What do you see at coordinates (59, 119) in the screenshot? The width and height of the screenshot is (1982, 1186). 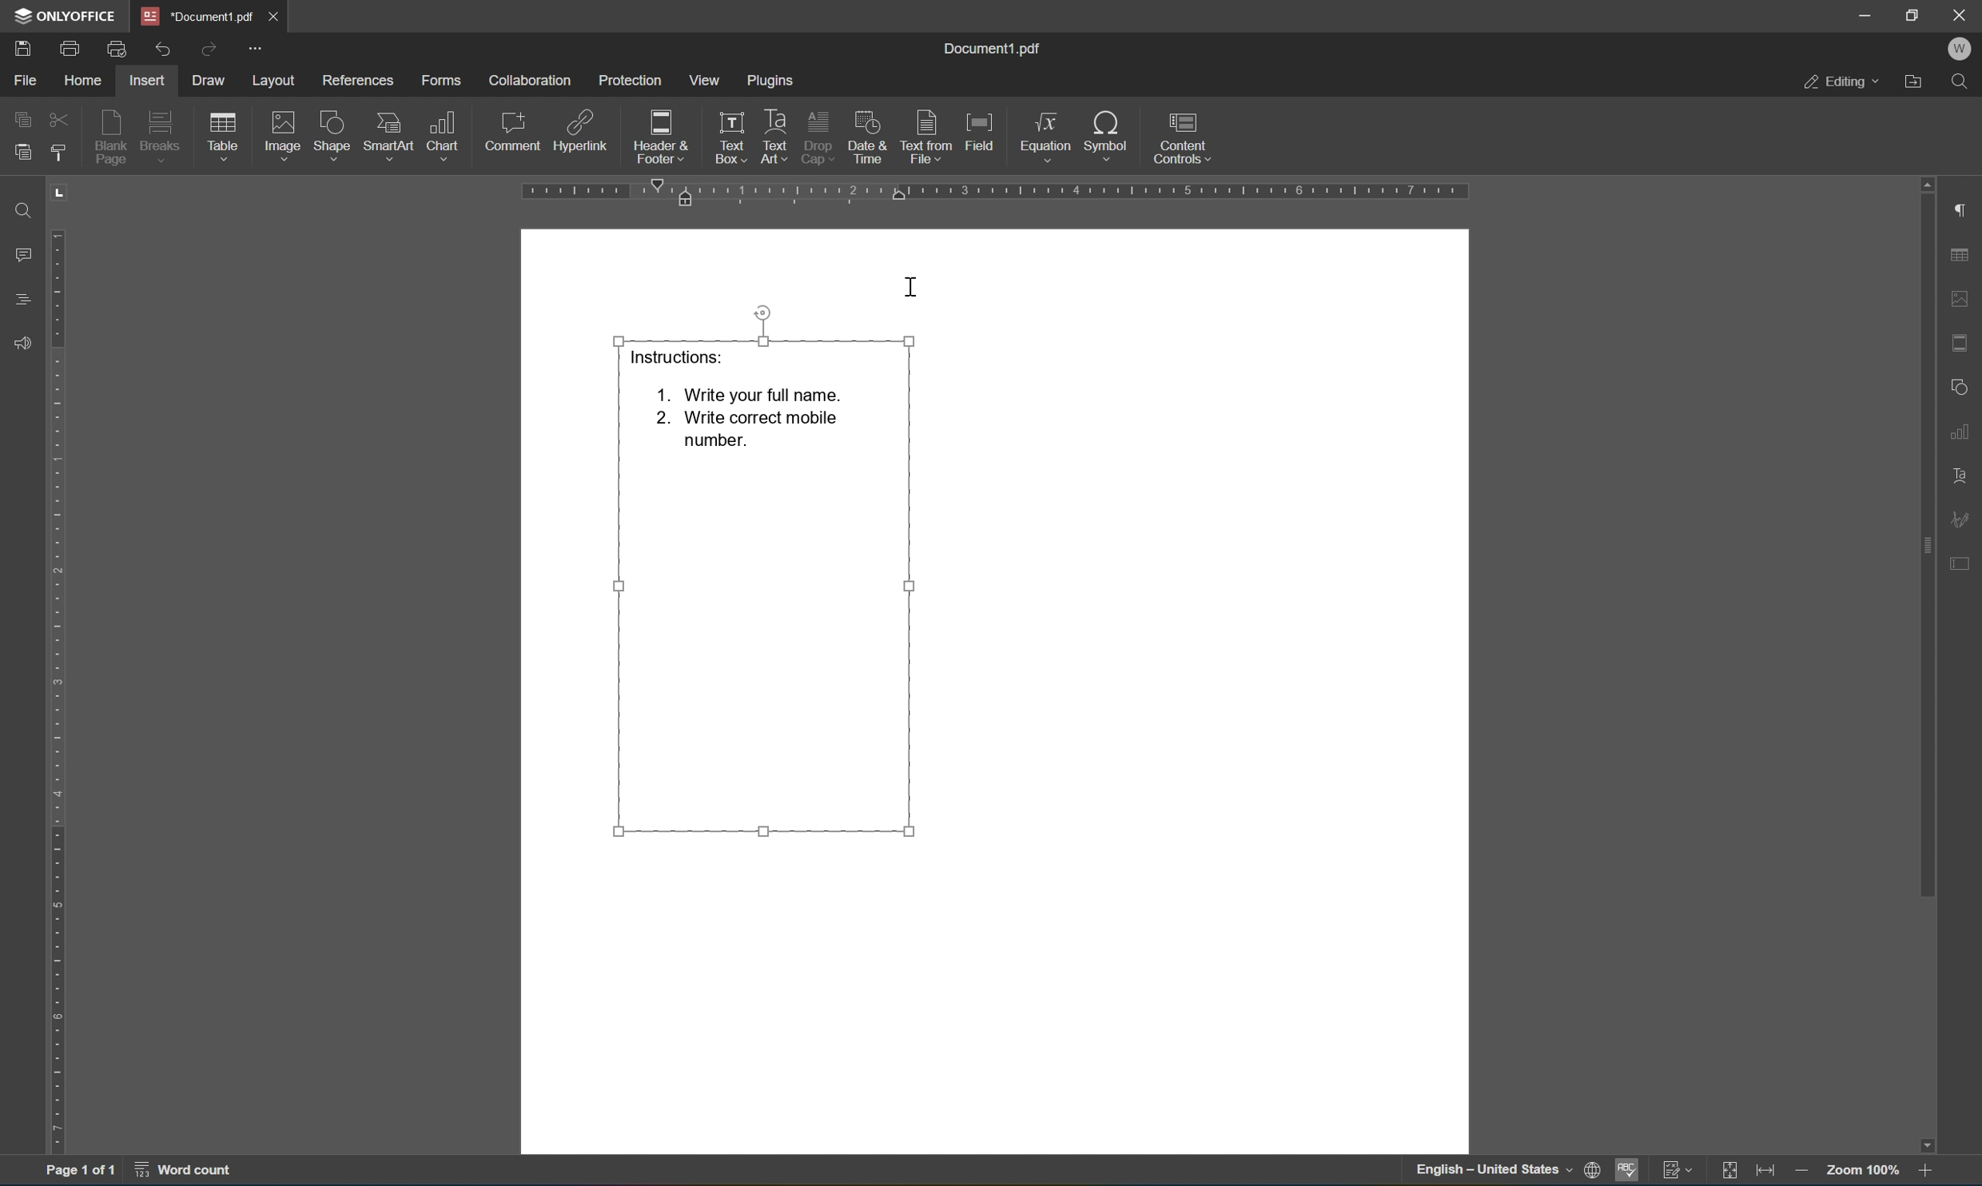 I see `cut` at bounding box center [59, 119].